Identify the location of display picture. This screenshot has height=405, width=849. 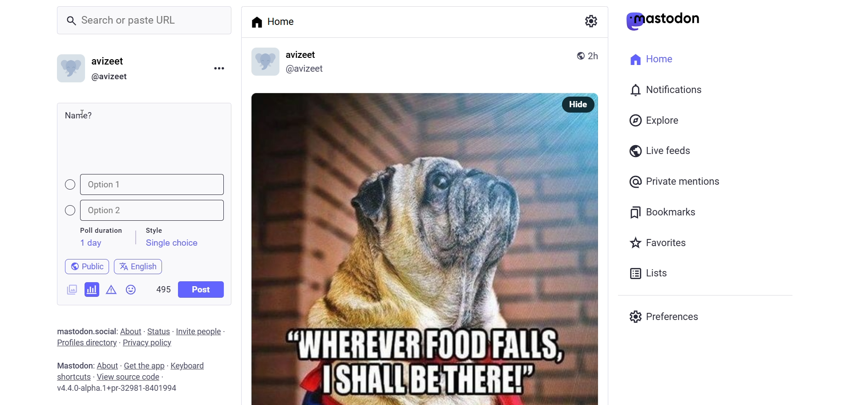
(260, 63).